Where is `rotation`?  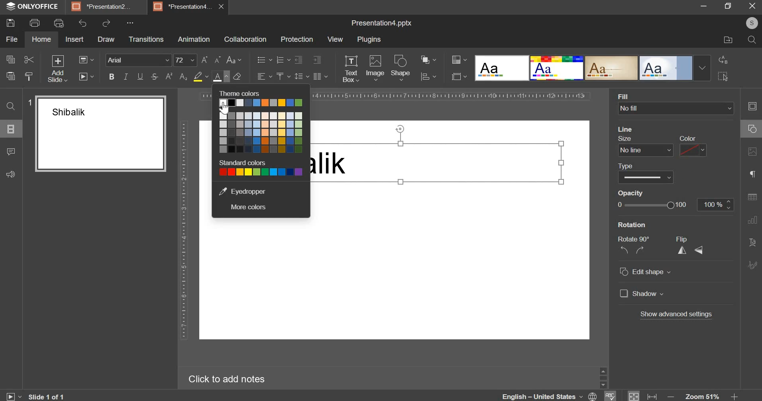
rotation is located at coordinates (658, 226).